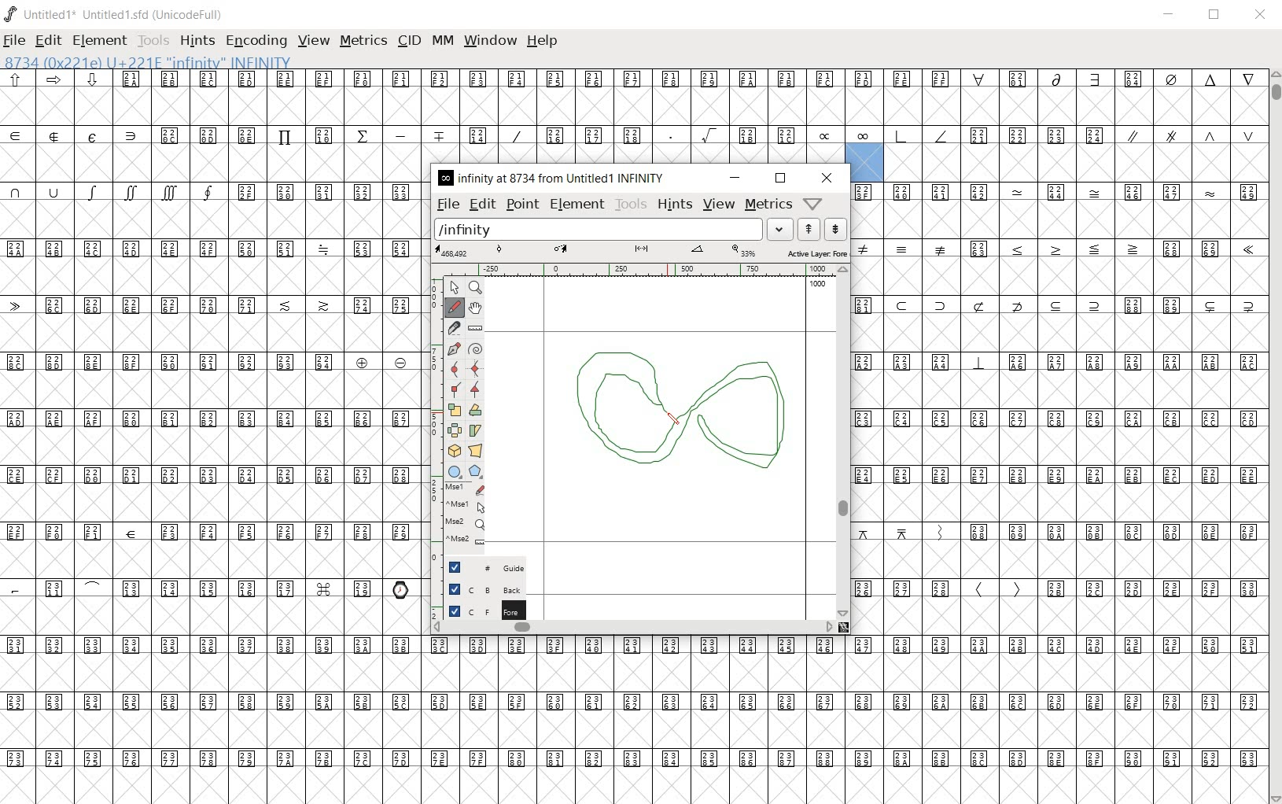 The image size is (1282, 804). I want to click on tools, so click(630, 205).